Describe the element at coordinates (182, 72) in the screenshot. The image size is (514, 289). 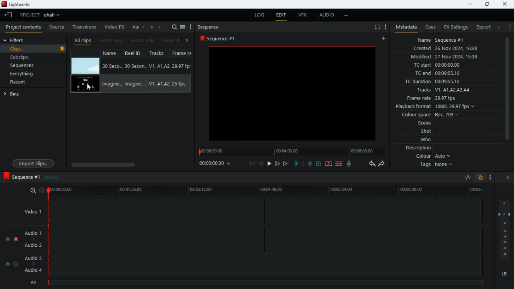
I see `frame` at that location.